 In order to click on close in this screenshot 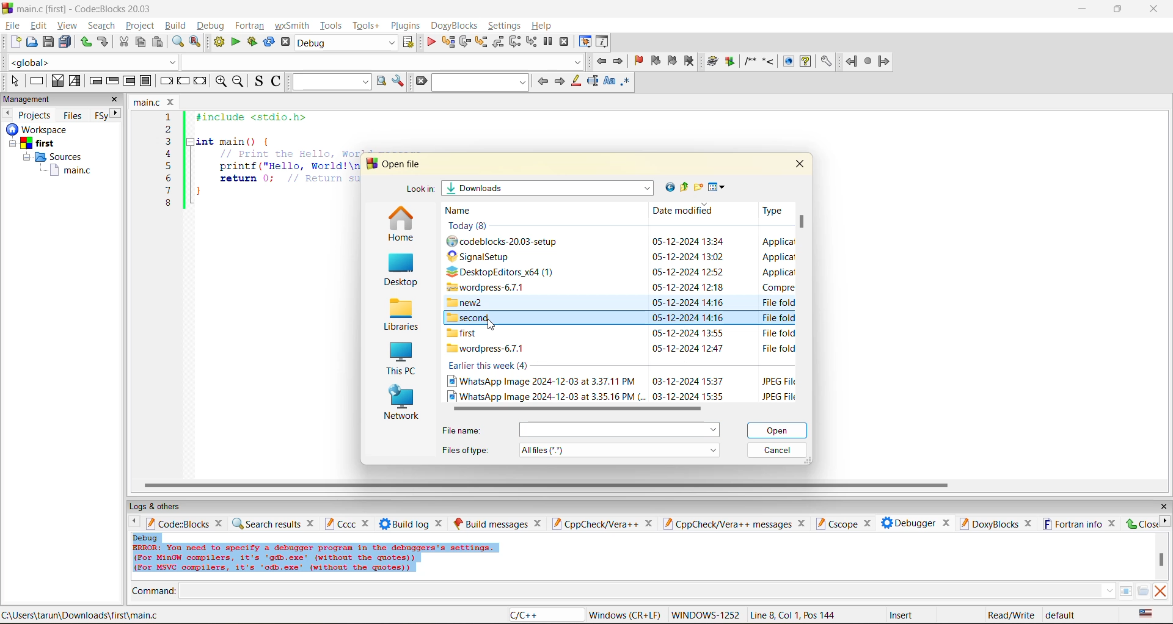, I will do `click(440, 523)`.